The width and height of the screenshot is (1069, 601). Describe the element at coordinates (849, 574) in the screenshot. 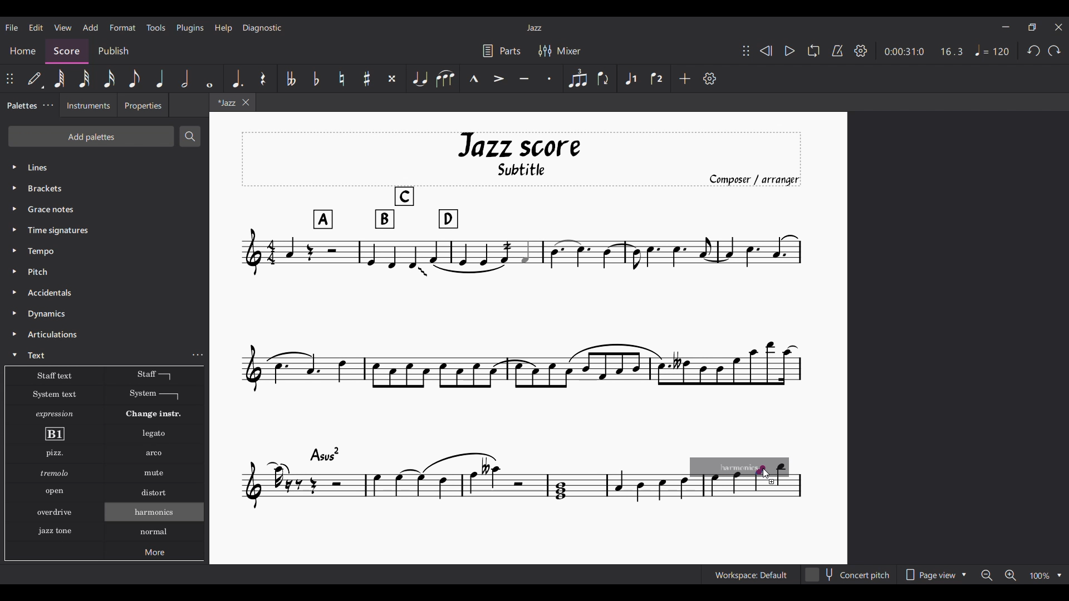

I see `Concert pitch toggle` at that location.